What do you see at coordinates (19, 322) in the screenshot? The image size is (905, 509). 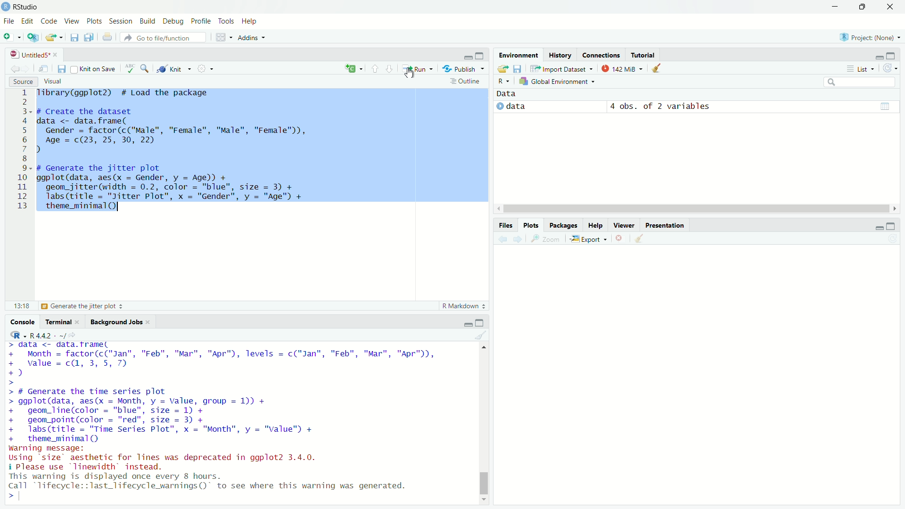 I see `console` at bounding box center [19, 322].